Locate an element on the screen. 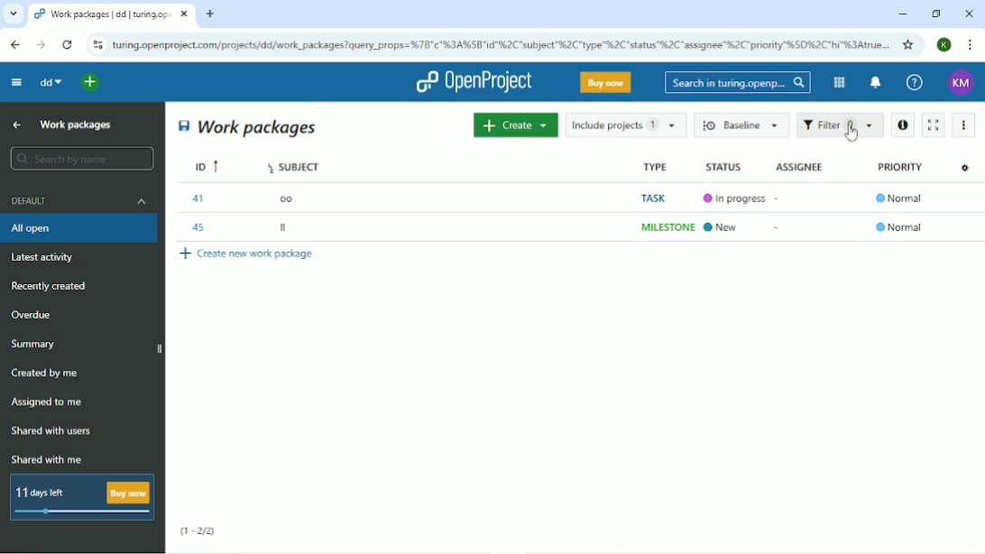  Milestone is located at coordinates (666, 227).